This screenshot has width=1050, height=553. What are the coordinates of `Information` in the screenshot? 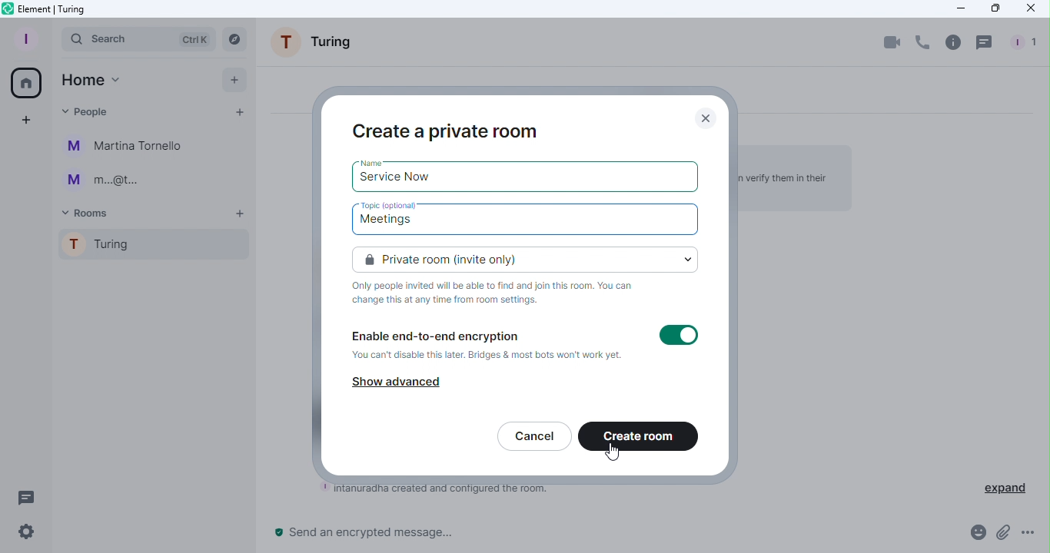 It's located at (500, 293).